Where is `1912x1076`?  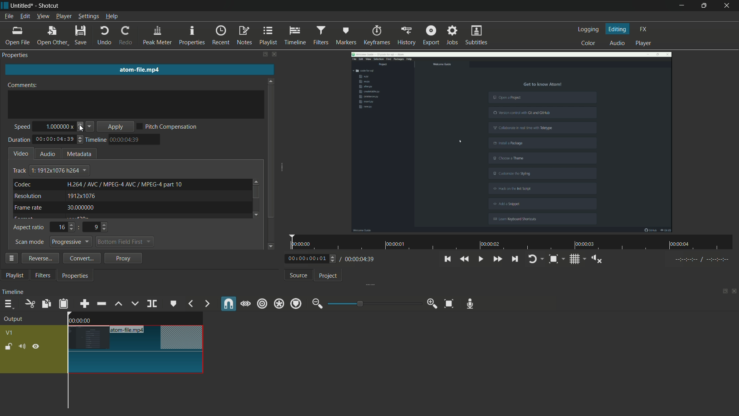
1912x1076 is located at coordinates (82, 196).